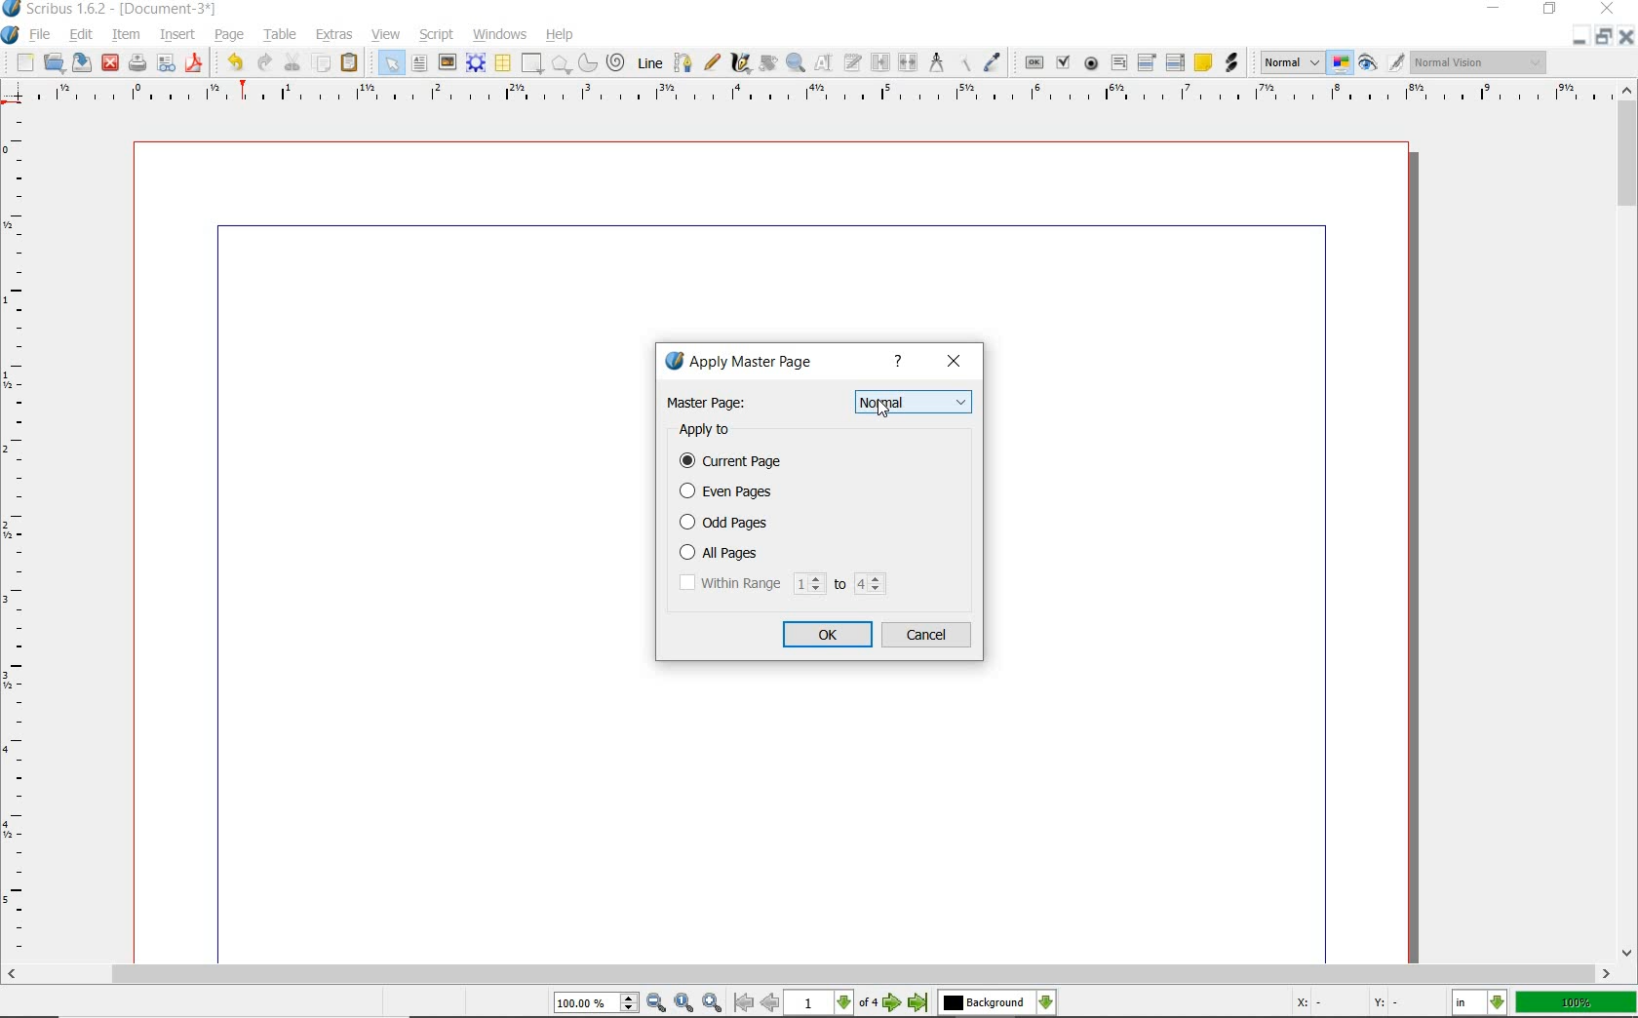  I want to click on Vertical Margin, so click(21, 536).